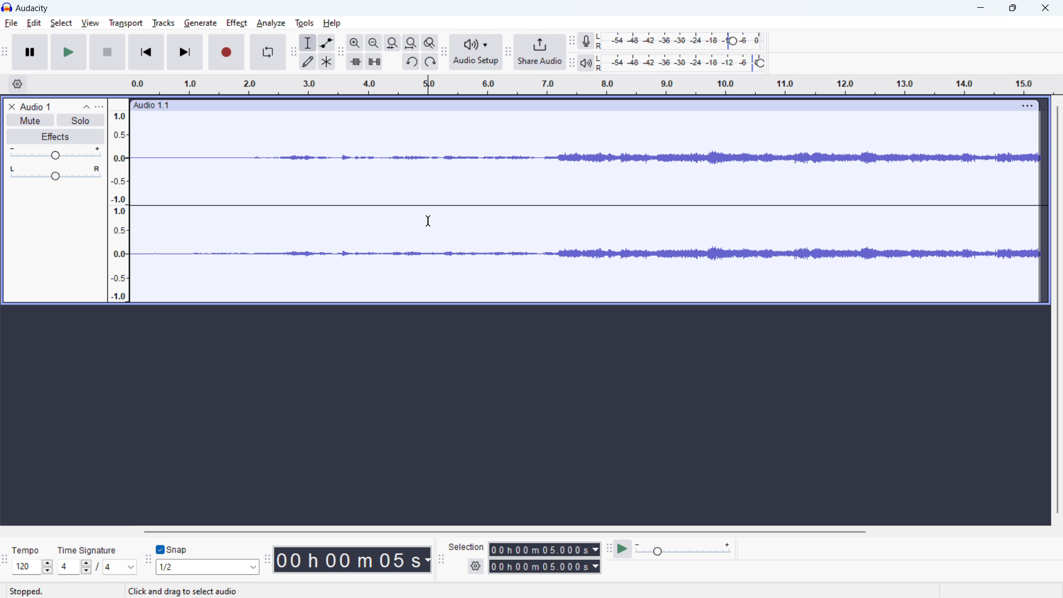  I want to click on audio setup toolbar, so click(443, 51).